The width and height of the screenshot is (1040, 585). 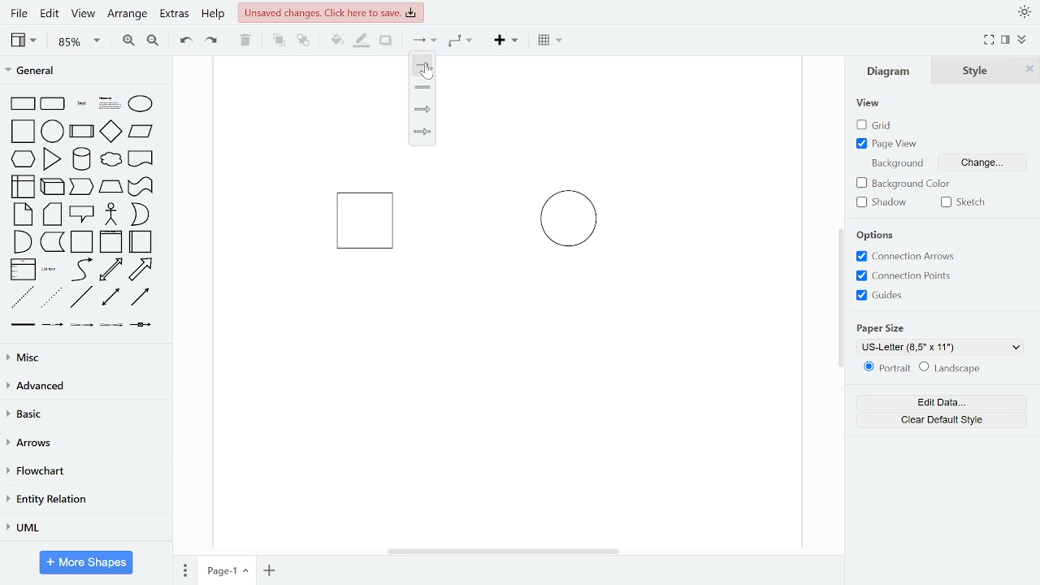 What do you see at coordinates (83, 500) in the screenshot?
I see `entity relation` at bounding box center [83, 500].